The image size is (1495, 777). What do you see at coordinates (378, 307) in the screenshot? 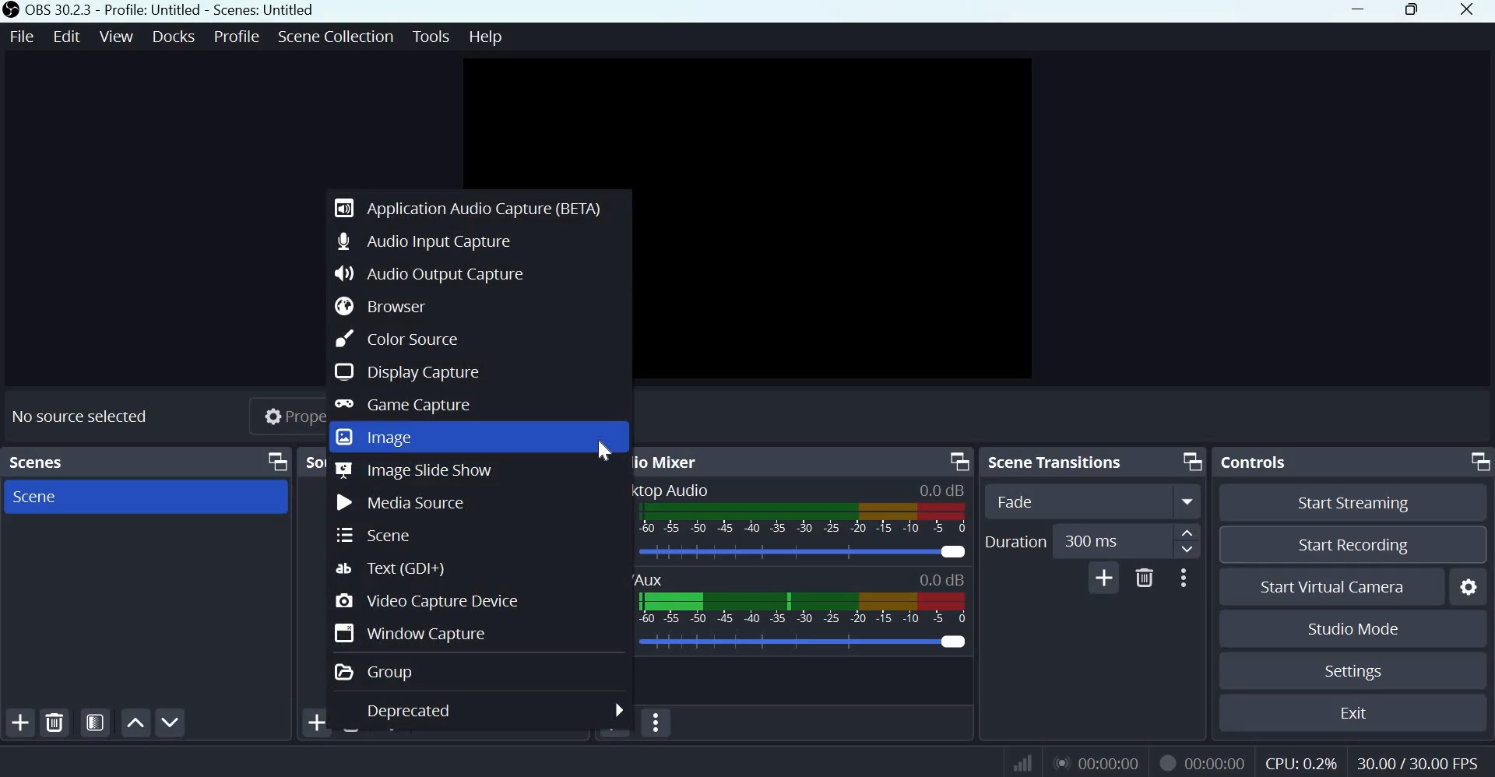
I see `Browser` at bounding box center [378, 307].